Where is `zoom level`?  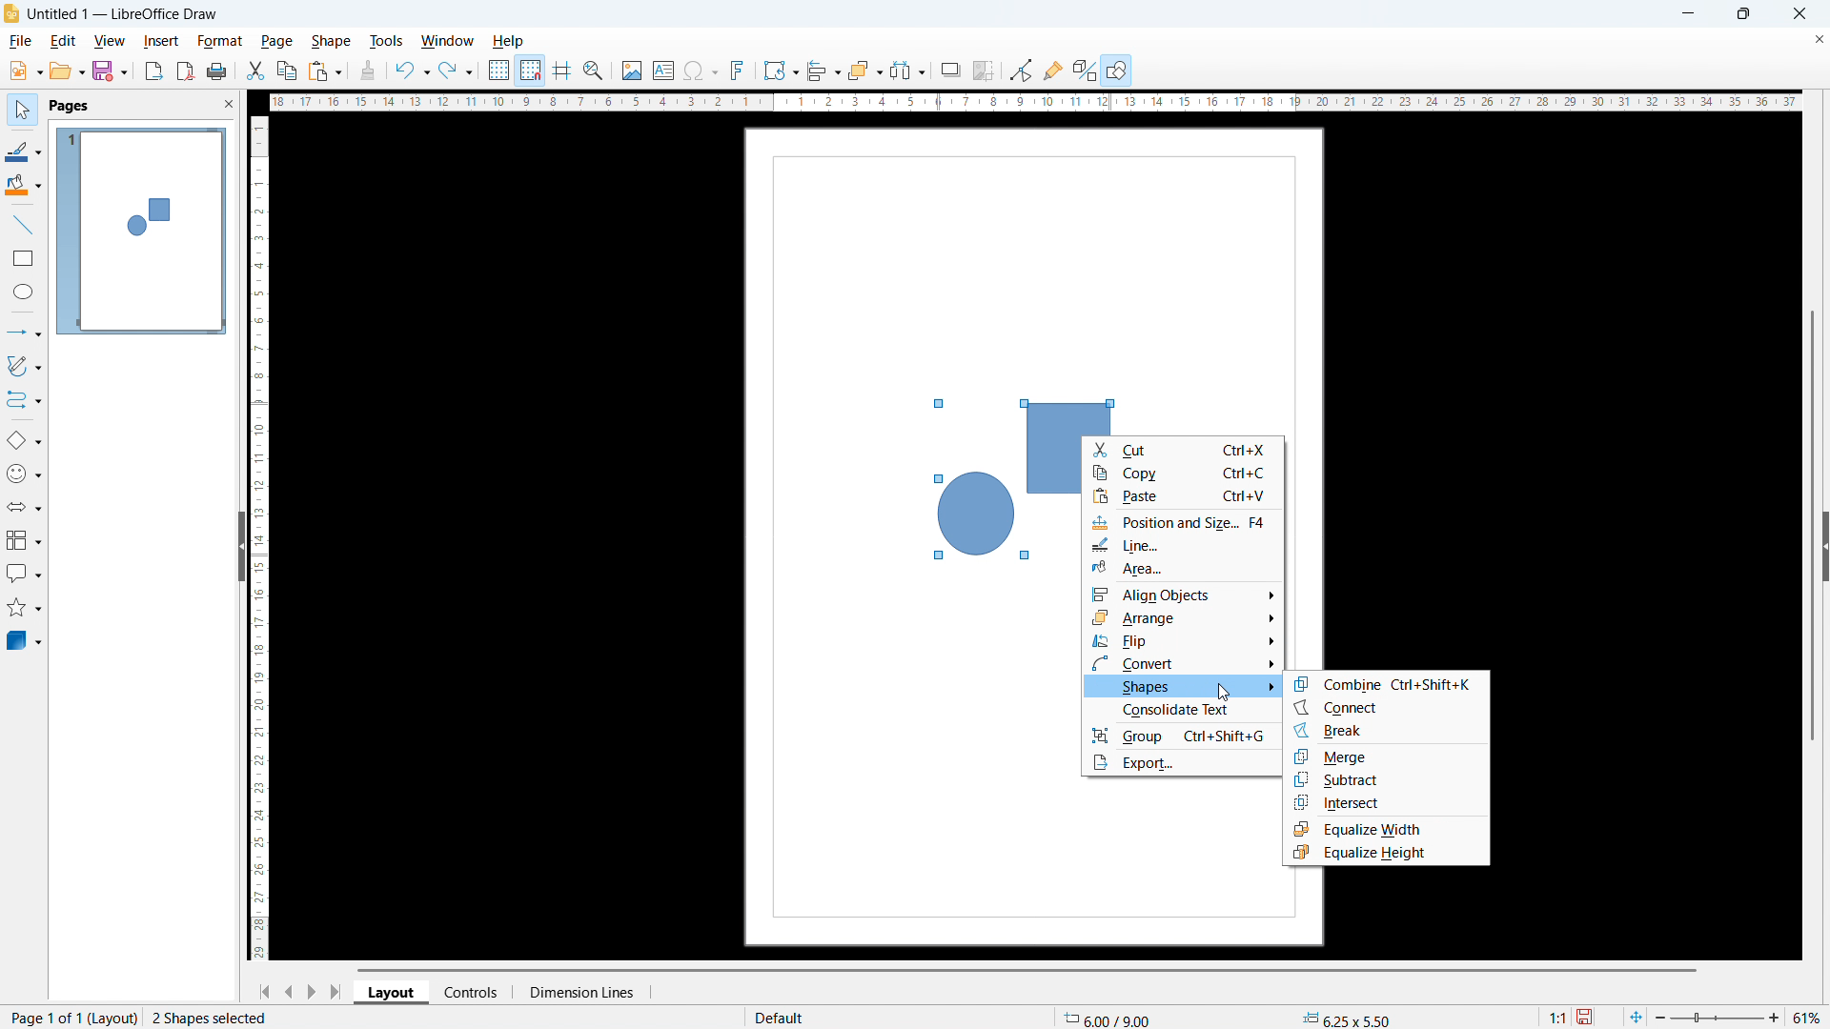
zoom level is located at coordinates (1808, 1017).